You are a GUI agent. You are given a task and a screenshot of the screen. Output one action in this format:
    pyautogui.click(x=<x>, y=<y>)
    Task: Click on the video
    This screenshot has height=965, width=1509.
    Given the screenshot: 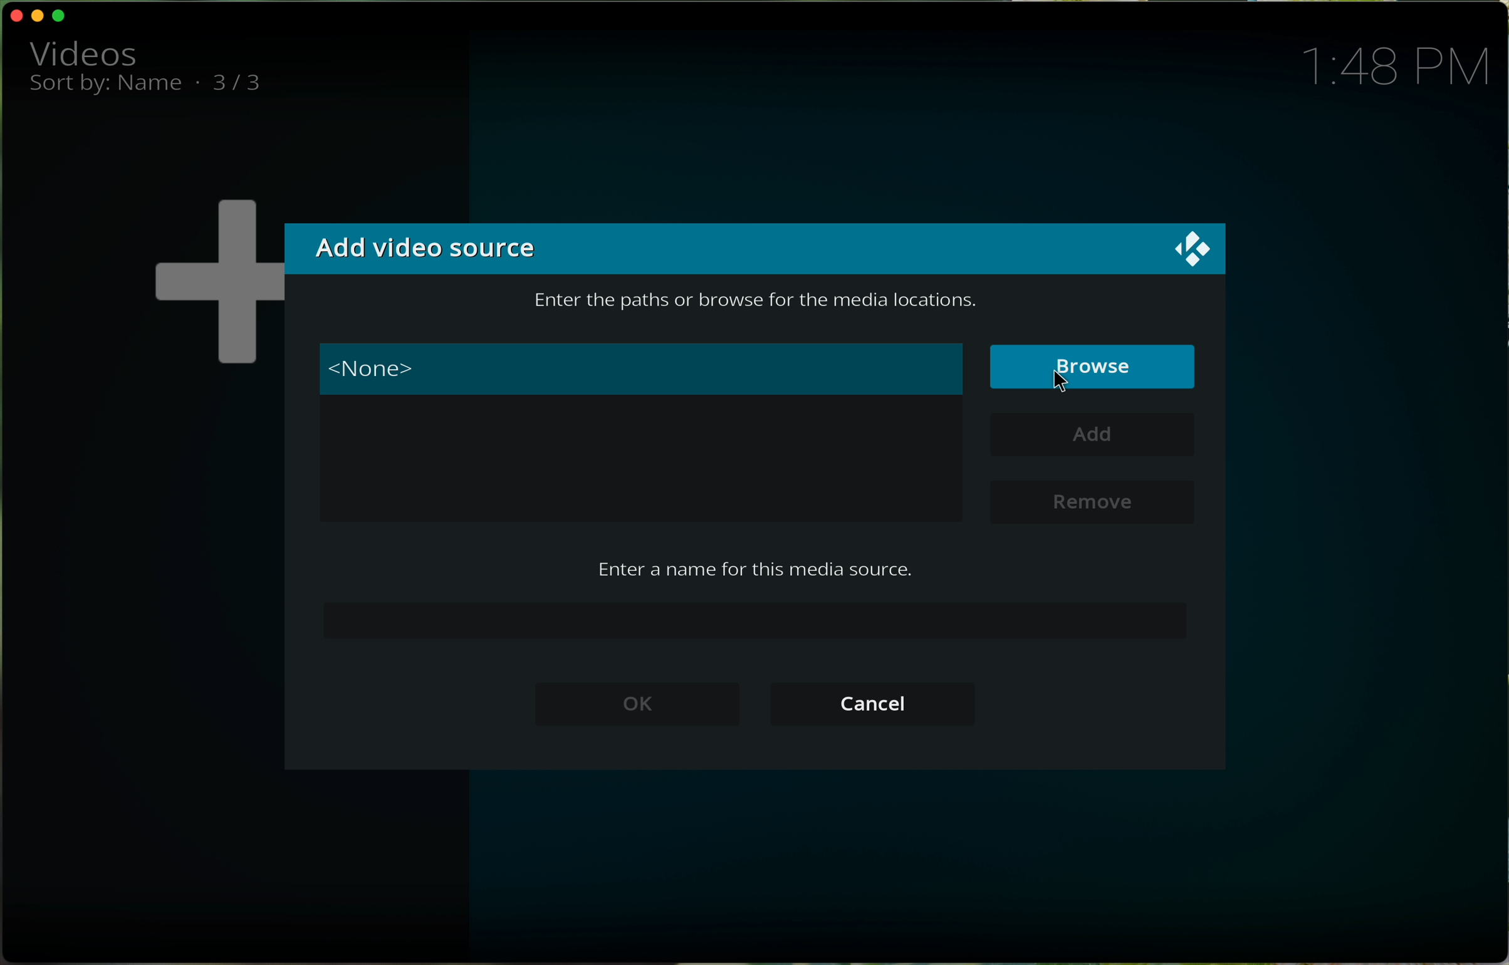 What is the action you would take?
    pyautogui.click(x=83, y=52)
    